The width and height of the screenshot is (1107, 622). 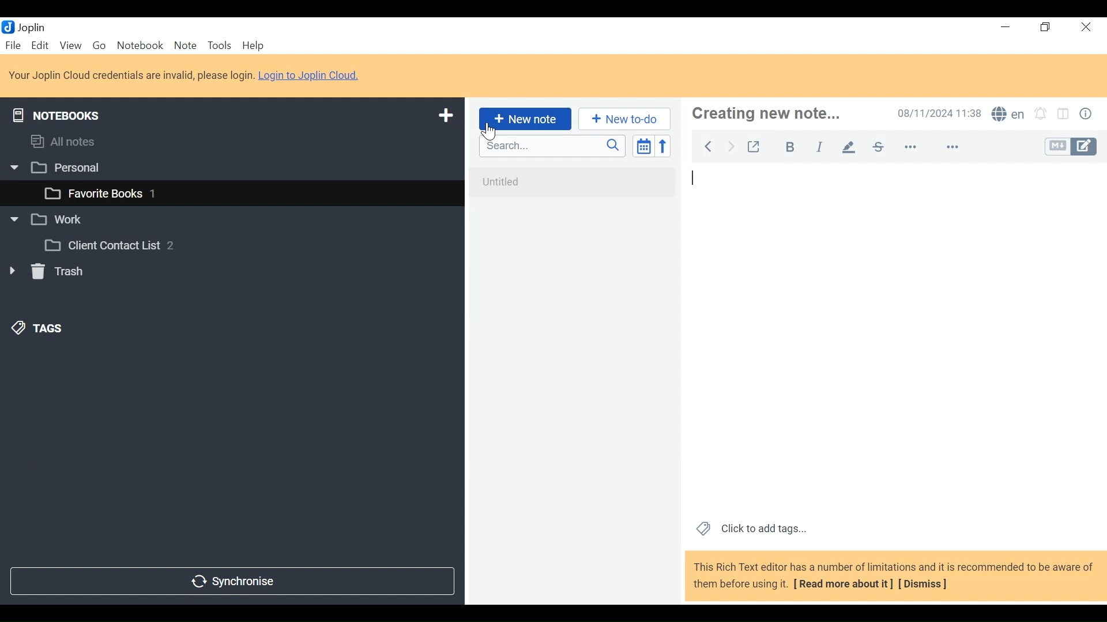 I want to click on Italics, so click(x=819, y=147).